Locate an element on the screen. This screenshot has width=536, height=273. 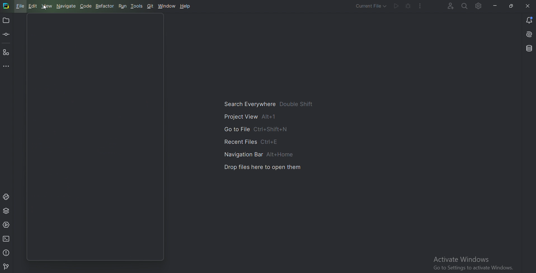
Install AI assistant is located at coordinates (528, 34).